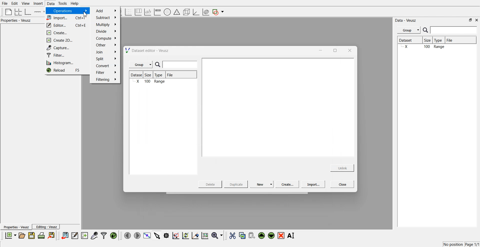  Describe the element at coordinates (15, 3) in the screenshot. I see `Edit` at that location.